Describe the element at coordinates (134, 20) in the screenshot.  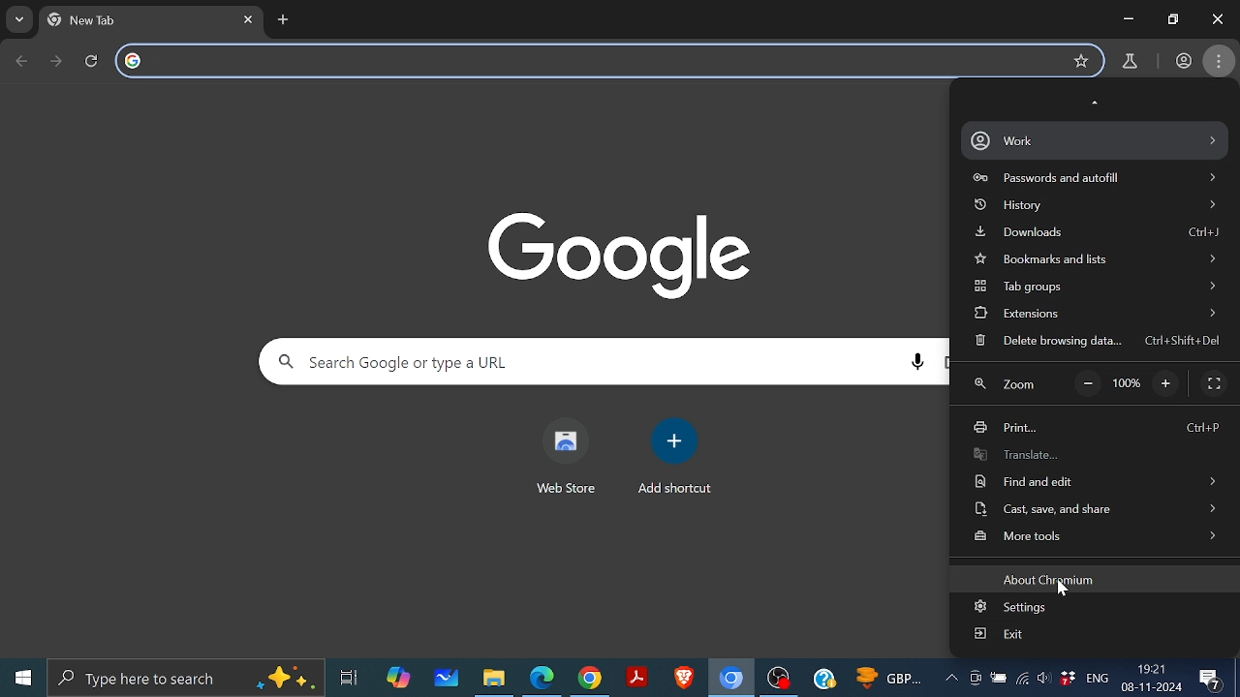
I see `Current tab` at that location.